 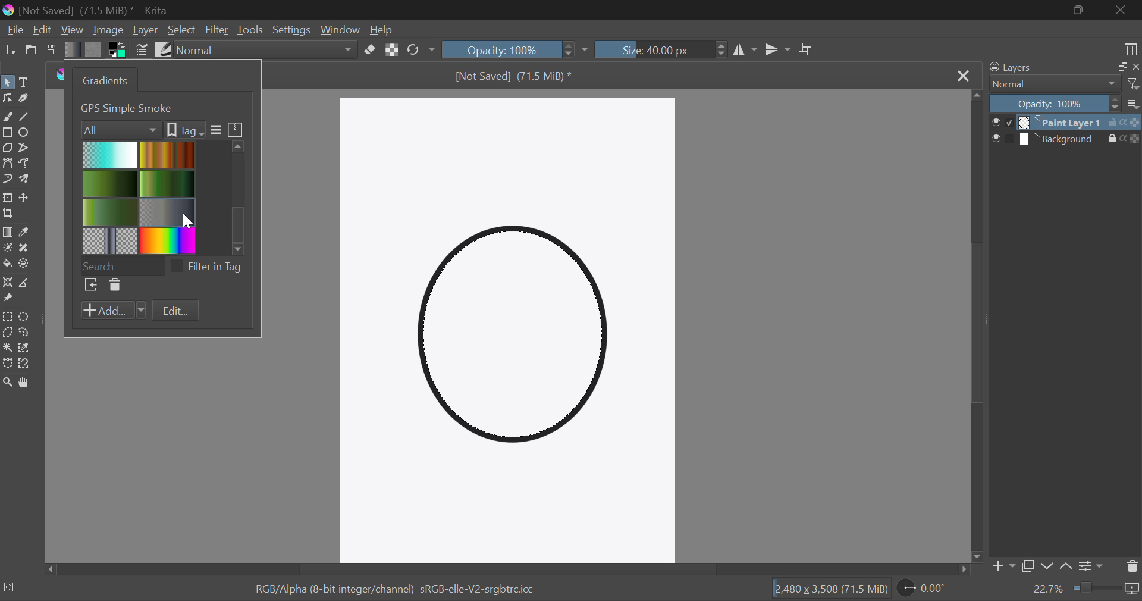 What do you see at coordinates (11, 11) in the screenshot?
I see `logo` at bounding box center [11, 11].